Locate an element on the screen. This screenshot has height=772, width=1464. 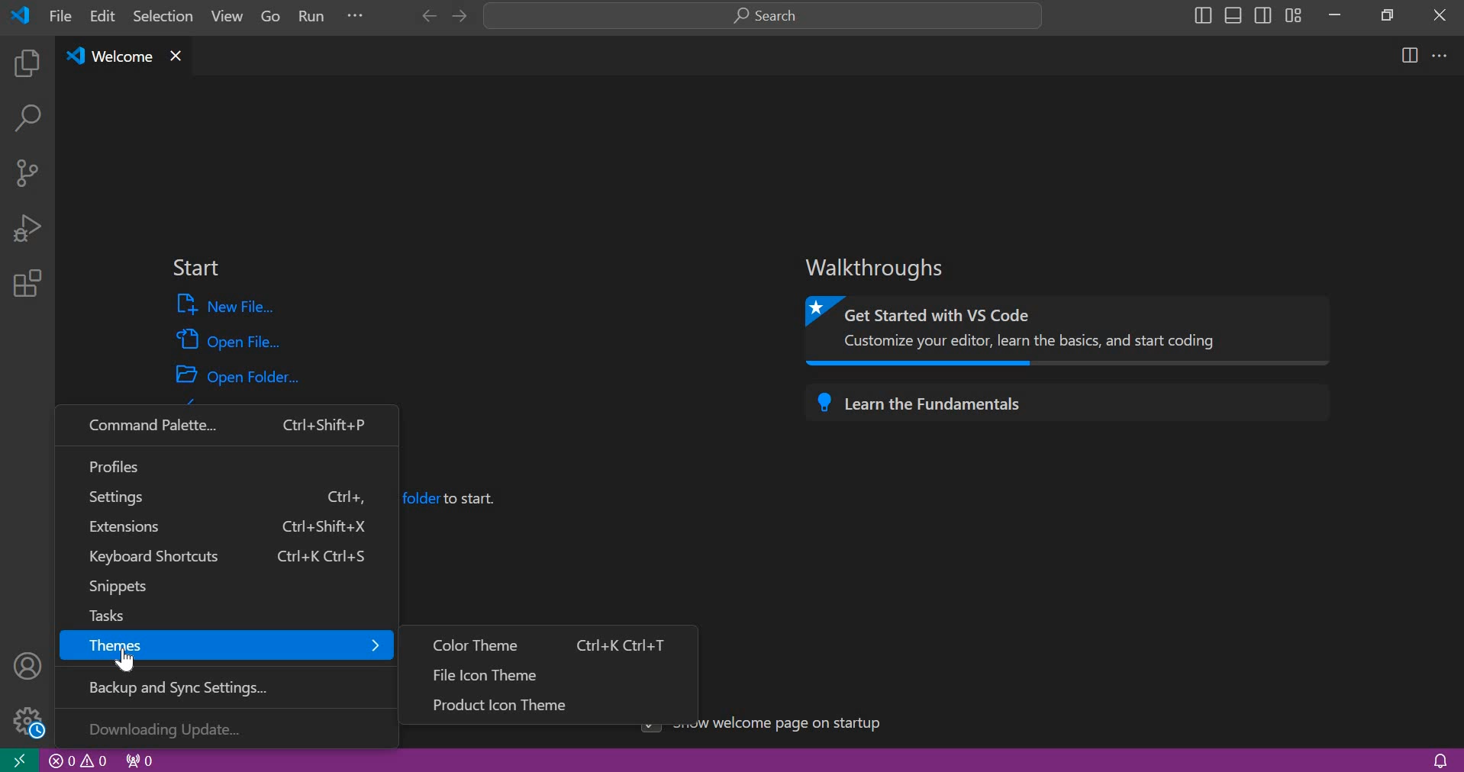
open folder is located at coordinates (240, 374).